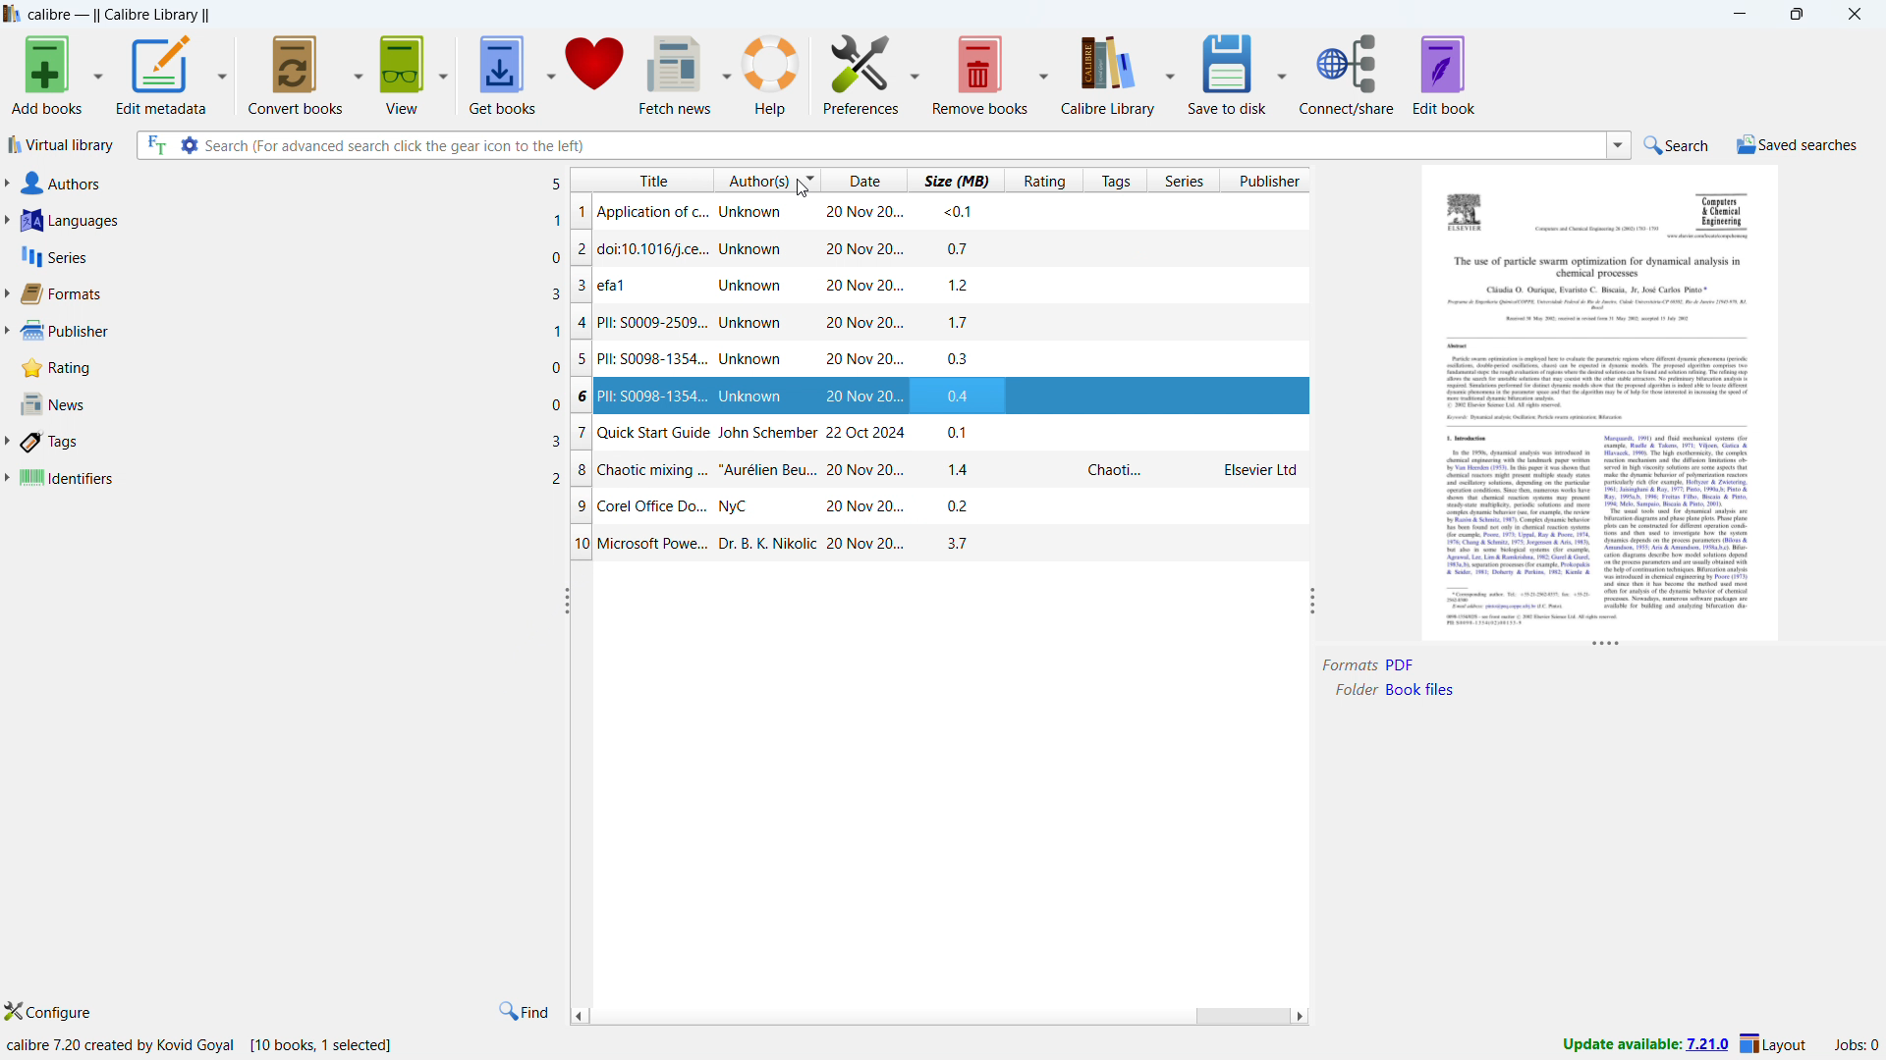  What do you see at coordinates (1773, 1041) in the screenshot?
I see `layout` at bounding box center [1773, 1041].